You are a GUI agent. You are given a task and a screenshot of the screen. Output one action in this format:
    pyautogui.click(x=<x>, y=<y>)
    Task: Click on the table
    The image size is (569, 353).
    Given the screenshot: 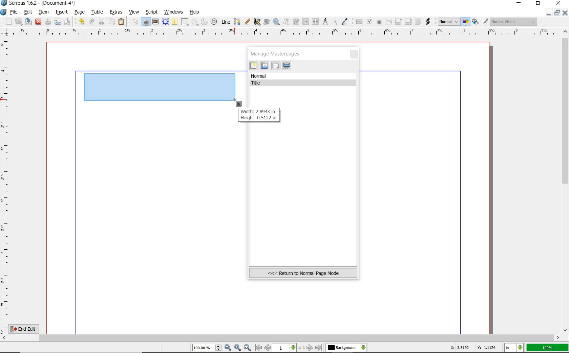 What is the action you would take?
    pyautogui.click(x=96, y=12)
    